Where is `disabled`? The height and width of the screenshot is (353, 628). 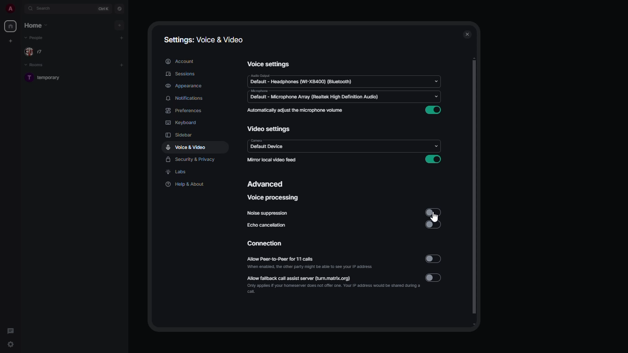 disabled is located at coordinates (434, 224).